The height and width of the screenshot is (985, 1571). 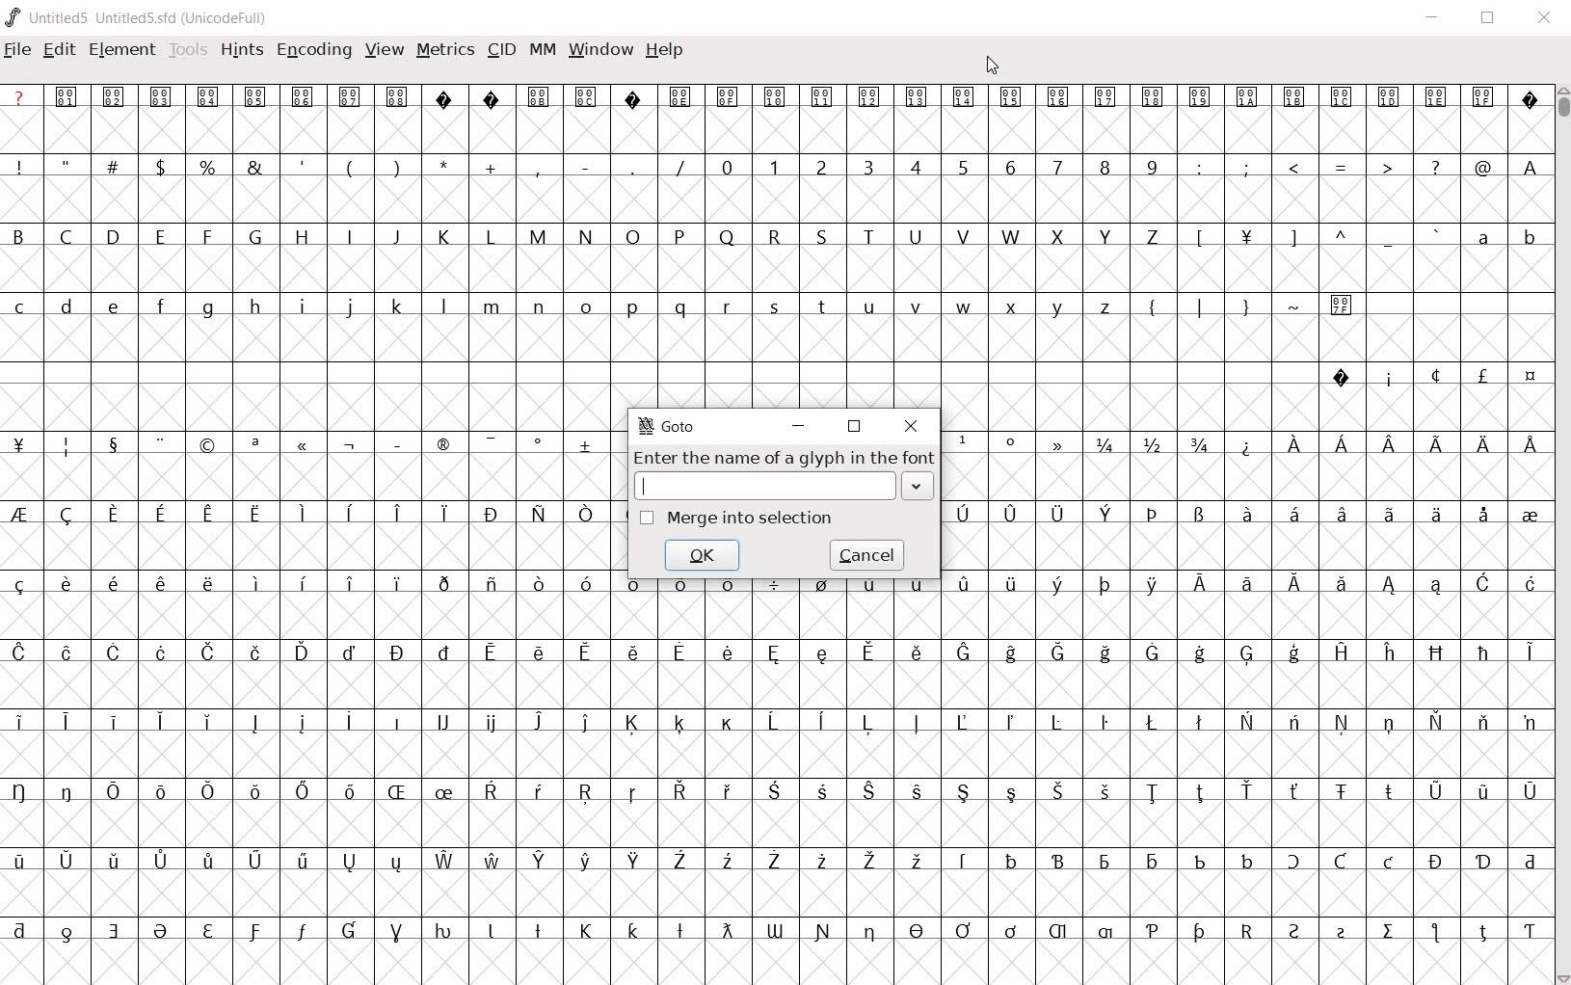 What do you see at coordinates (114, 930) in the screenshot?
I see `Symbol` at bounding box center [114, 930].